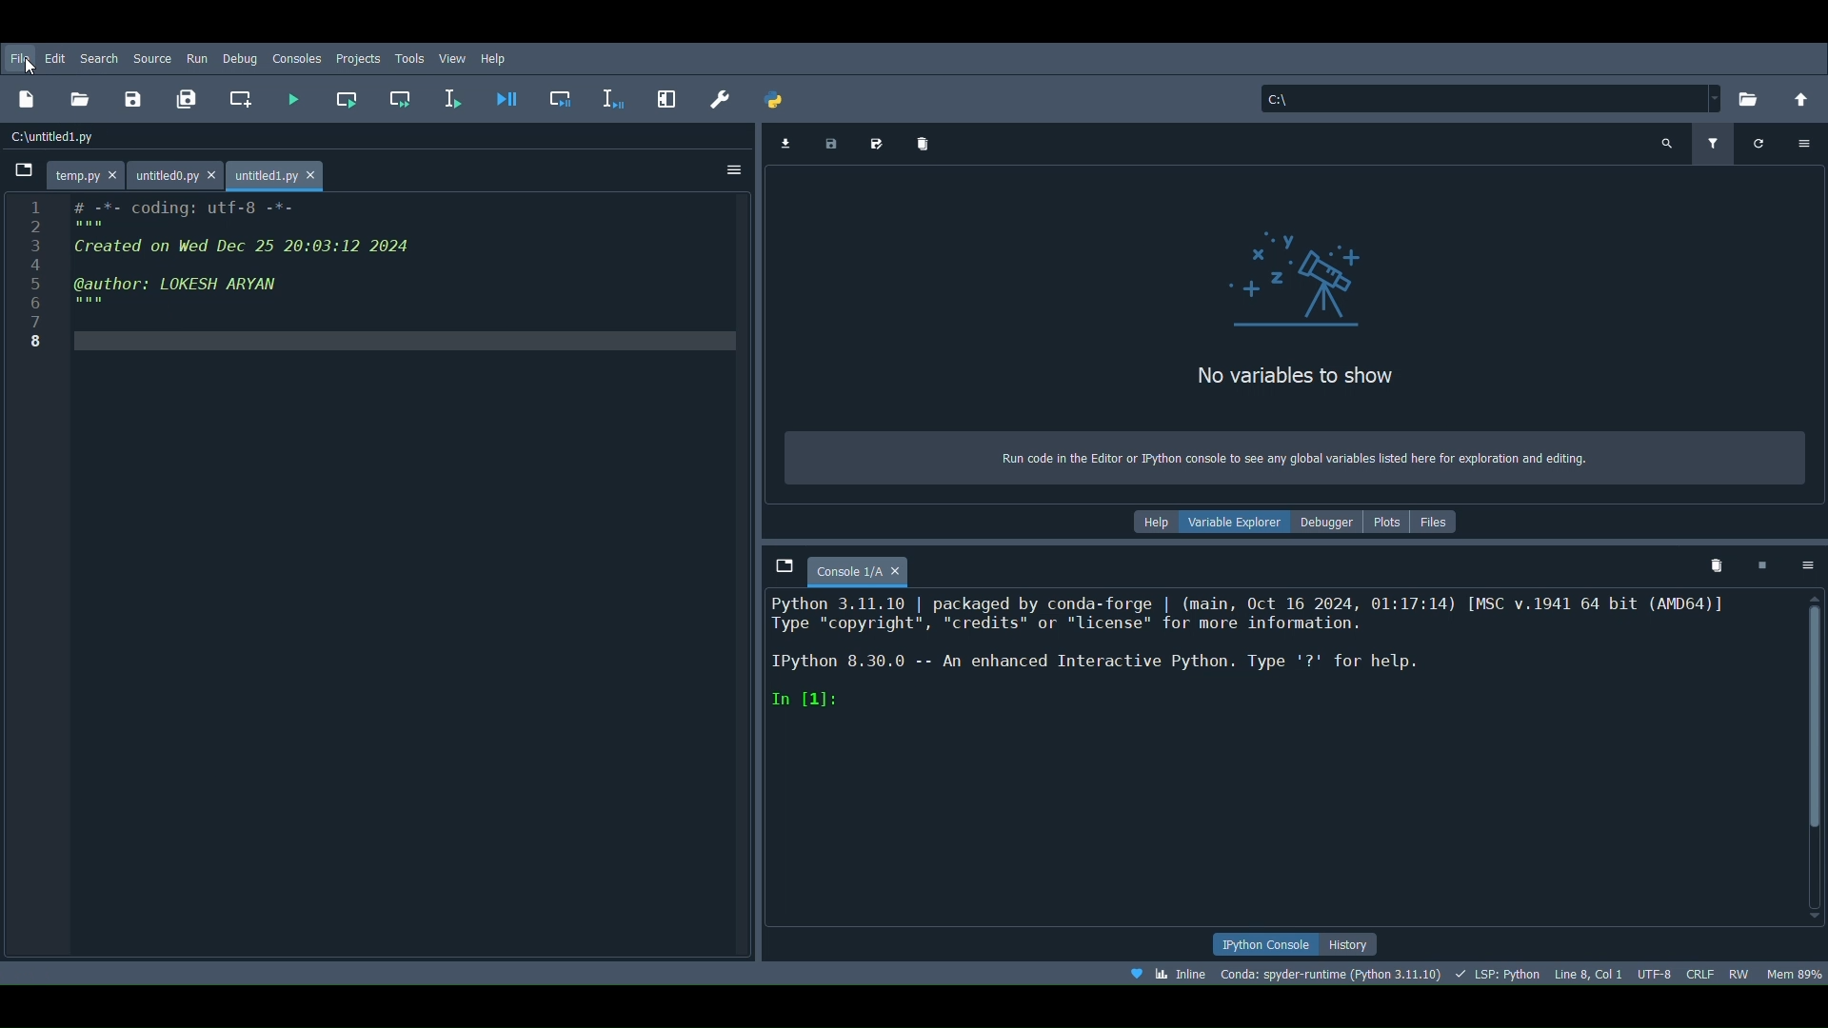 The height and width of the screenshot is (1028, 1828). Describe the element at coordinates (1307, 454) in the screenshot. I see `Run code in the Edtur or Pythos console to see any global variables isted here for exploration and editing` at that location.